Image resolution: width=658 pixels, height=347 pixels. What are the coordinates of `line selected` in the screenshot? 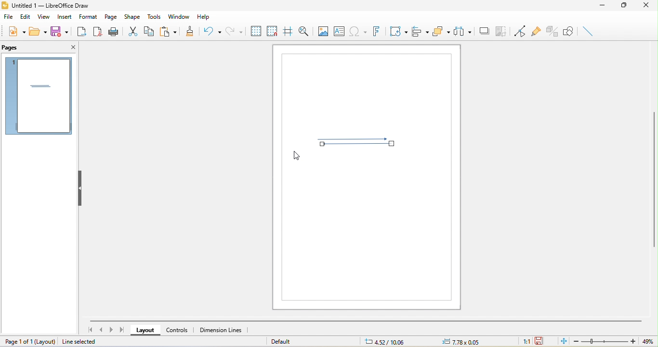 It's located at (86, 342).